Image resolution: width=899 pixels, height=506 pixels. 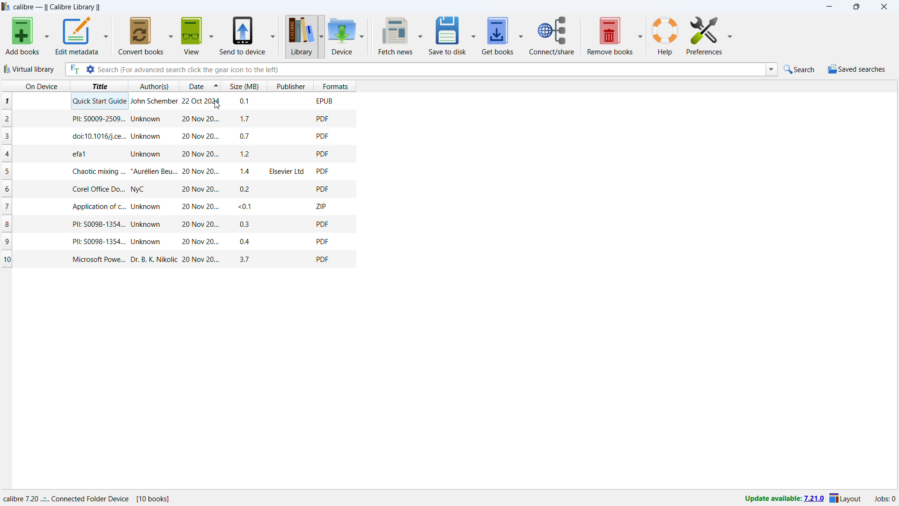 What do you see at coordinates (448, 35) in the screenshot?
I see `` at bounding box center [448, 35].